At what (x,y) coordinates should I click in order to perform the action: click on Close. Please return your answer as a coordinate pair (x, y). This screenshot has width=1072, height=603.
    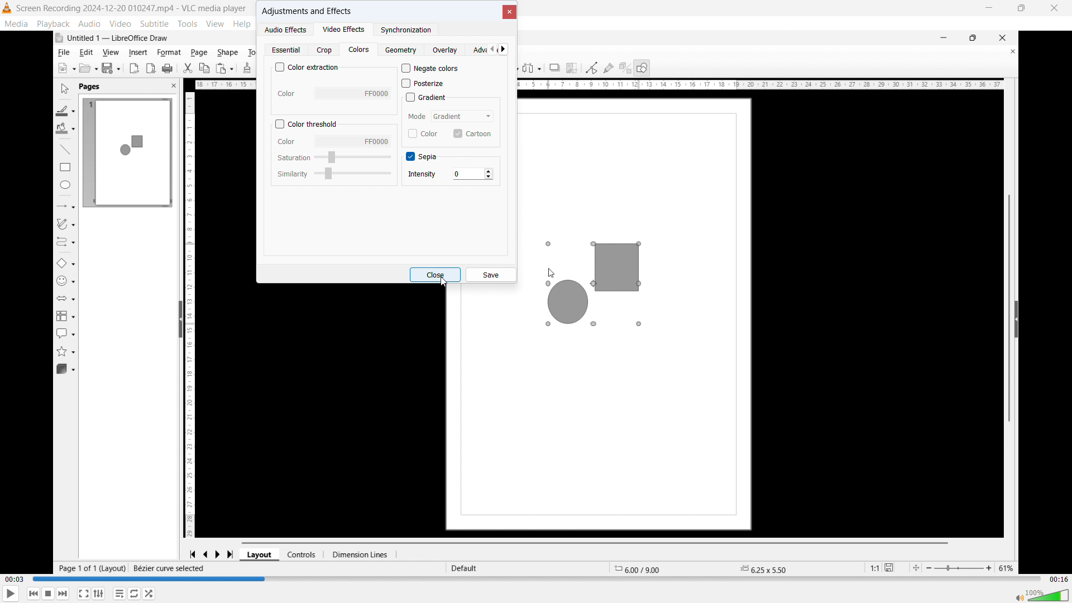
    Looking at the image, I should click on (1056, 8).